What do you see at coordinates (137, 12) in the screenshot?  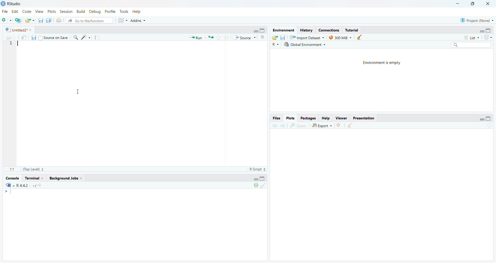 I see `Help` at bounding box center [137, 12].